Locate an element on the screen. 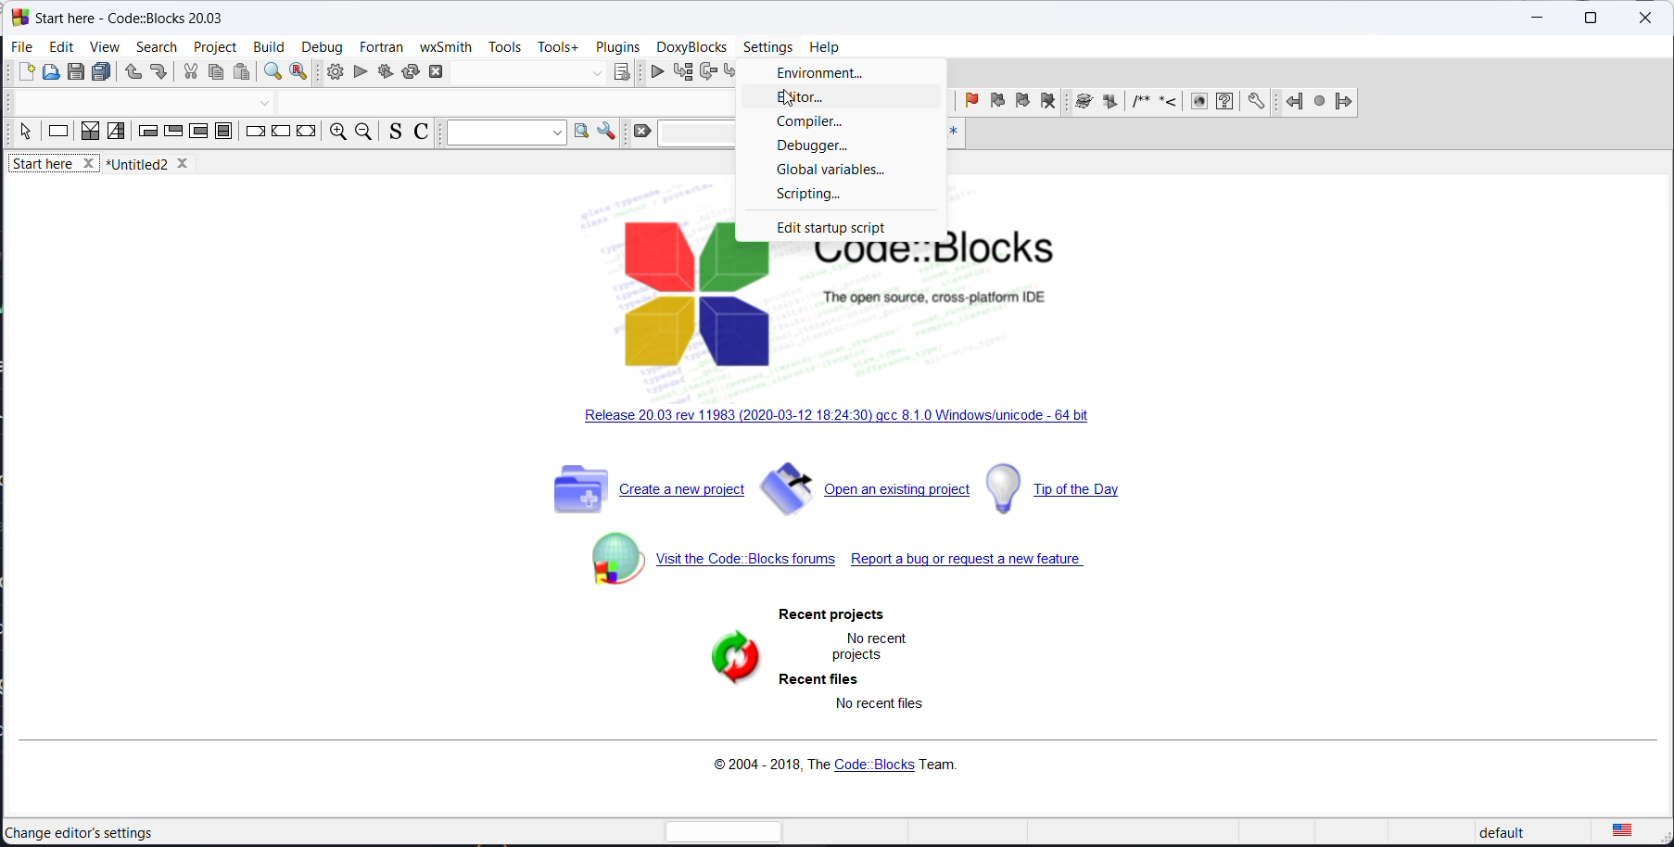 This screenshot has width=1674, height=847. build and run is located at coordinates (385, 70).